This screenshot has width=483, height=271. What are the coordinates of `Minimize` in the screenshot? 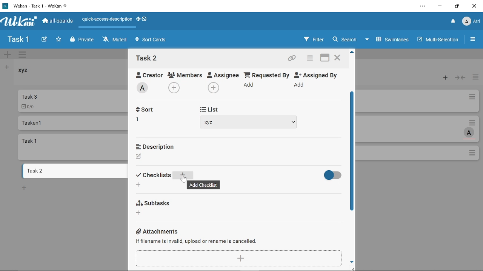 It's located at (440, 7).